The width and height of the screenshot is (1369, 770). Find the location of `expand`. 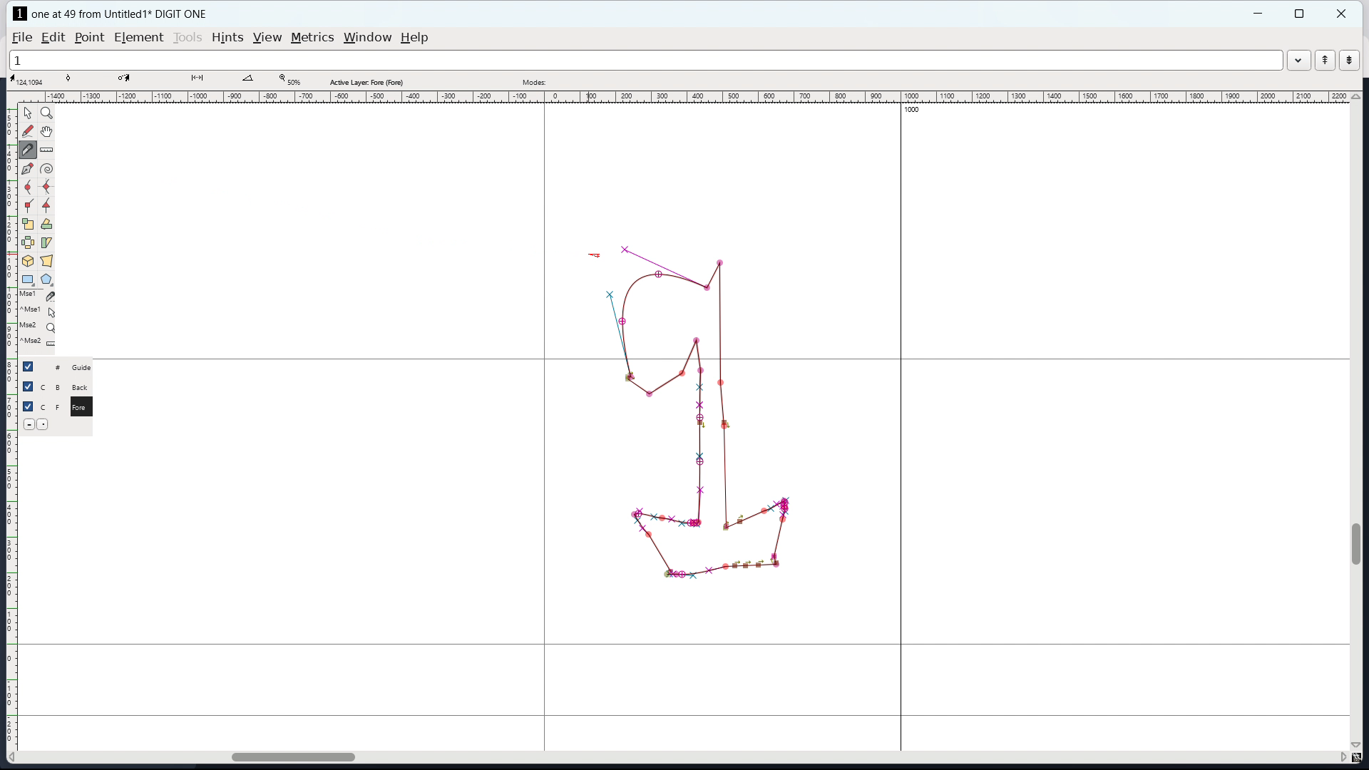

expand is located at coordinates (1298, 62).